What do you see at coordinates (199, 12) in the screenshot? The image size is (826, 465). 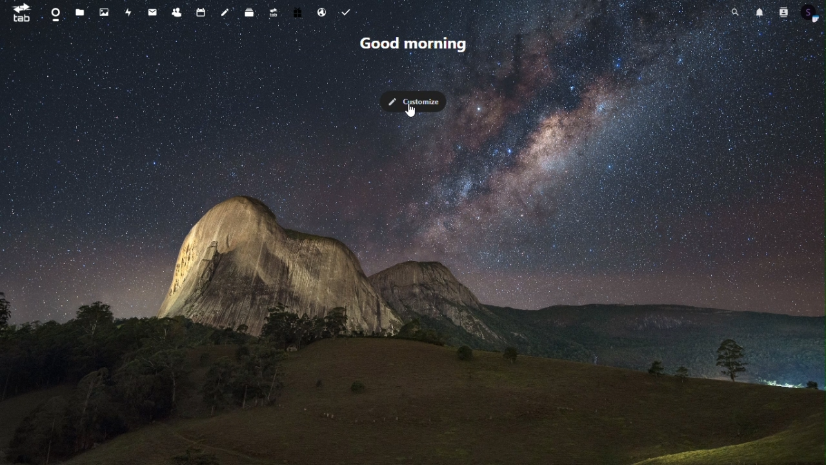 I see `calendar` at bounding box center [199, 12].